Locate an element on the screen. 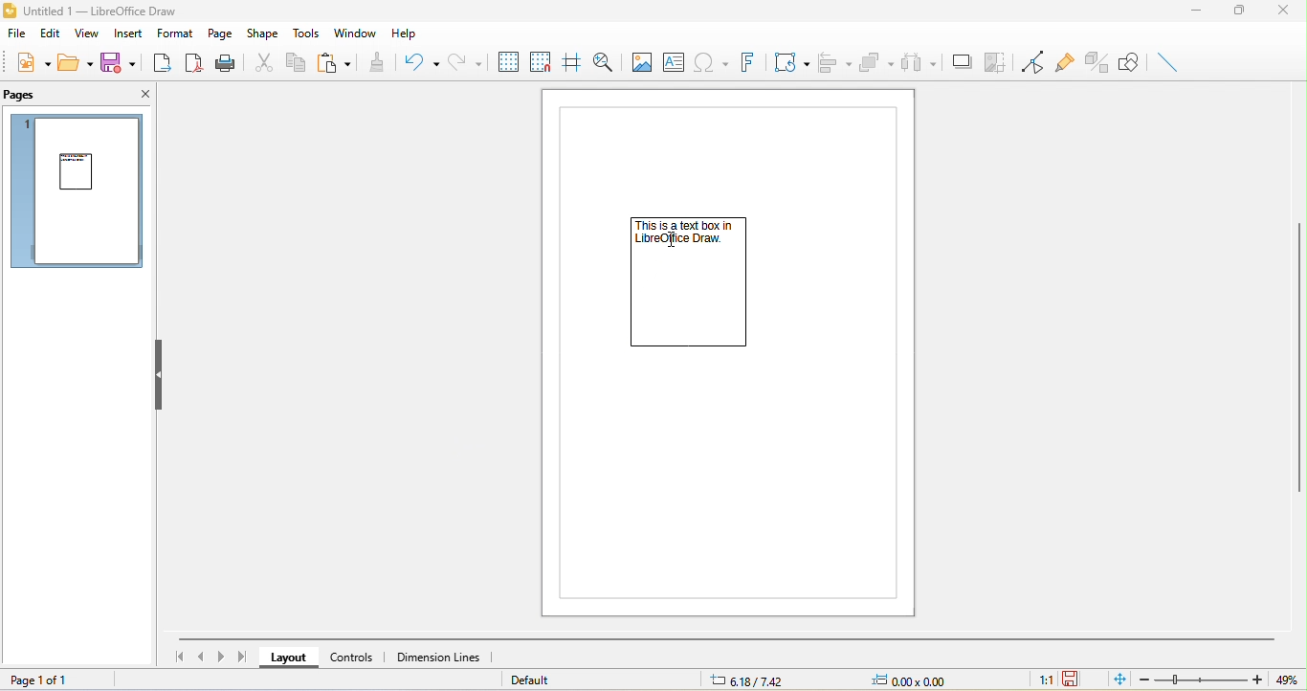 This screenshot has height=691, width=1307. cut is located at coordinates (262, 61).